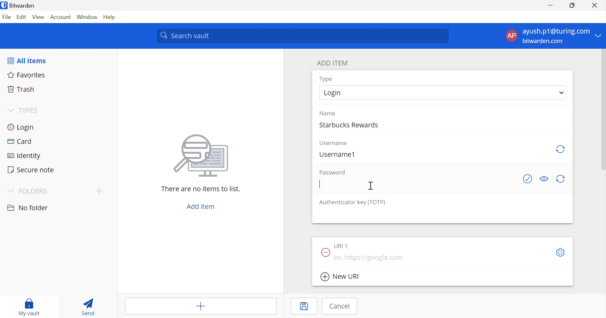 The width and height of the screenshot is (606, 318). Describe the element at coordinates (327, 113) in the screenshot. I see `Name` at that location.